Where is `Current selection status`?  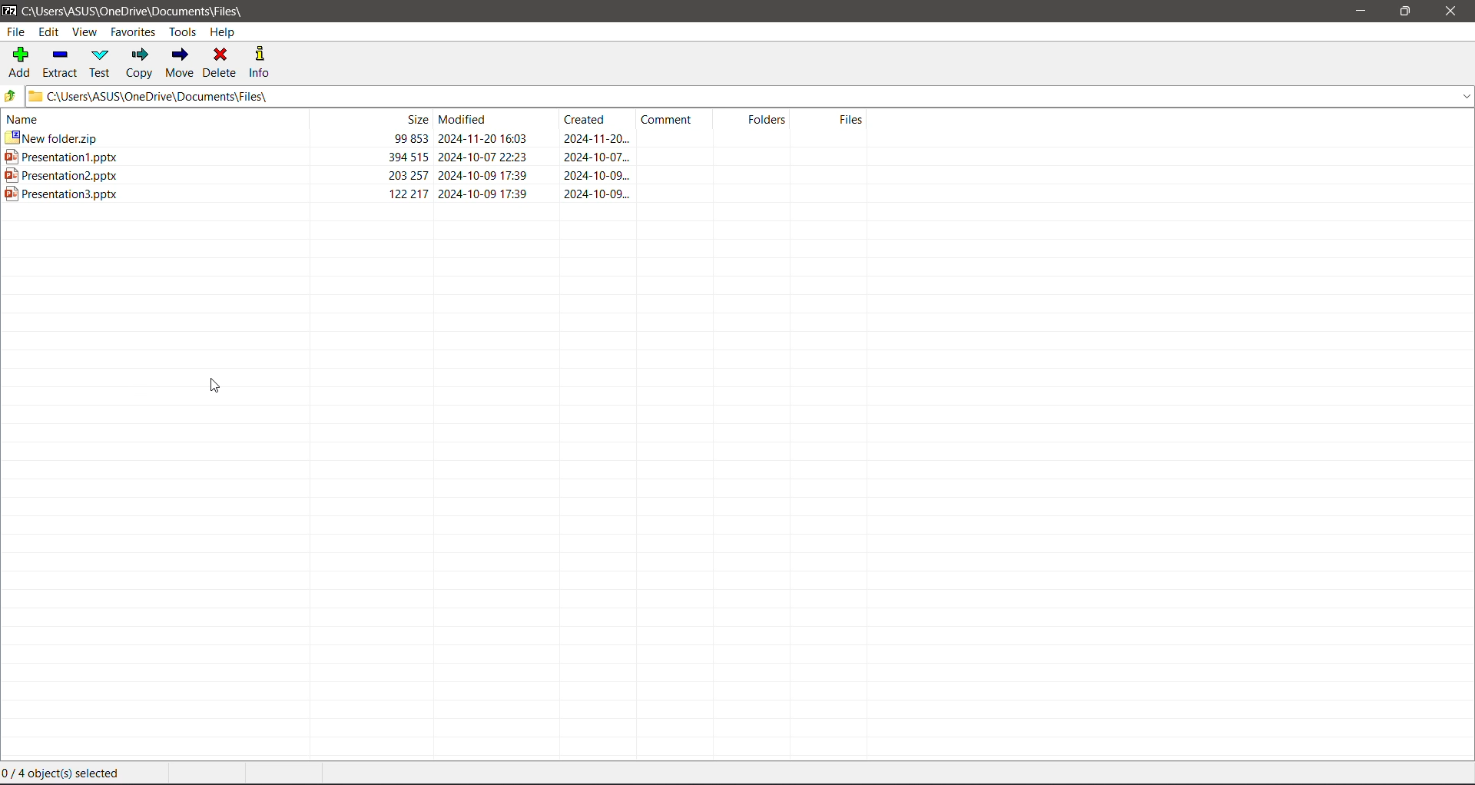
Current selection status is located at coordinates (63, 773).